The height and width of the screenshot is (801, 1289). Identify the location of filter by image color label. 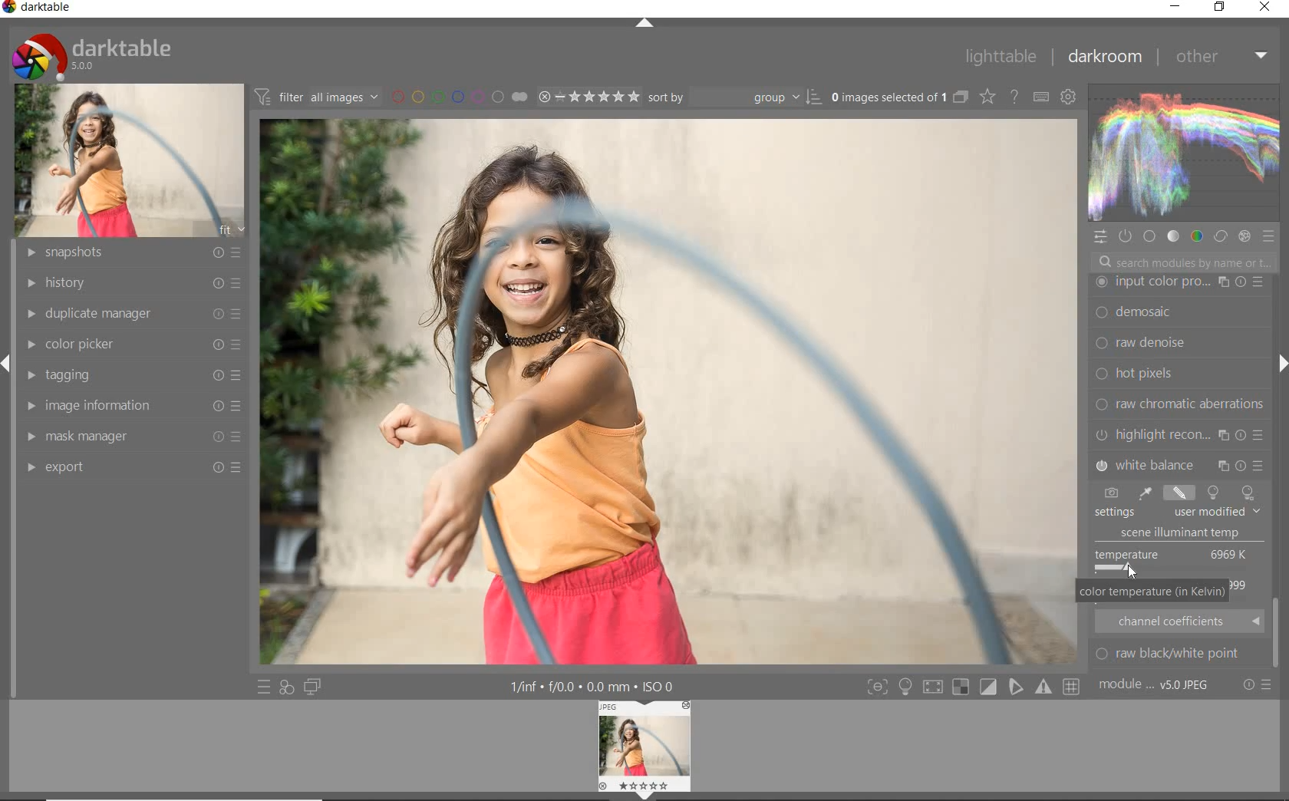
(458, 96).